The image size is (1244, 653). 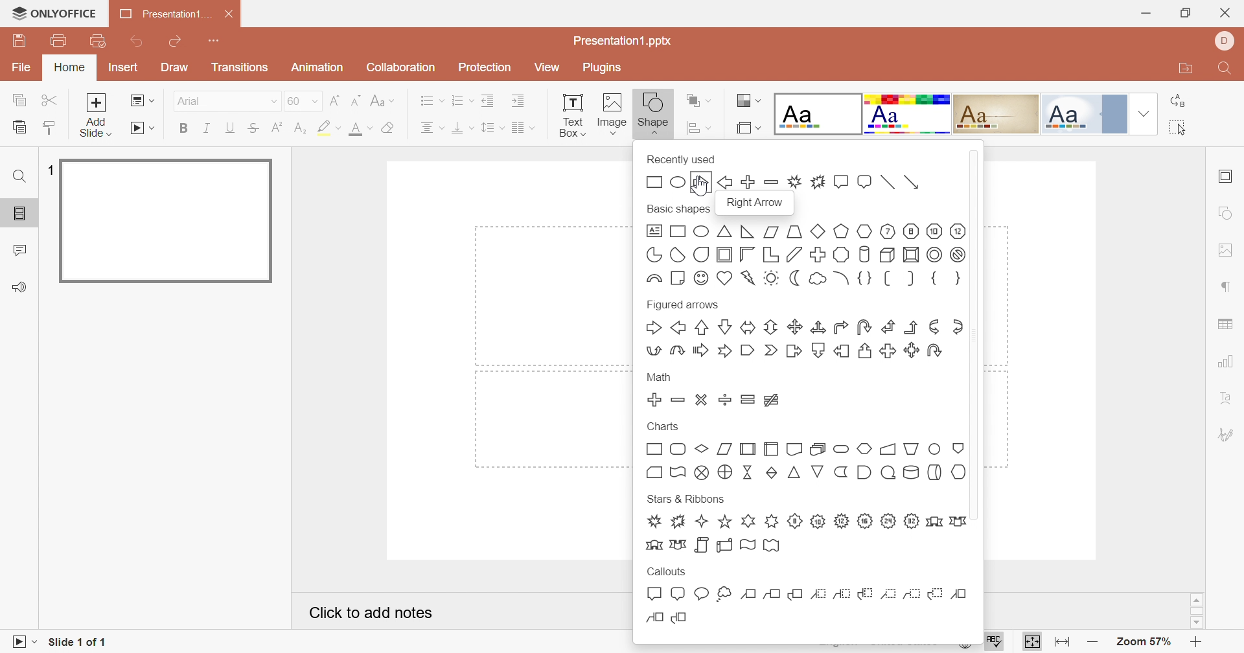 I want to click on Comments, so click(x=20, y=249).